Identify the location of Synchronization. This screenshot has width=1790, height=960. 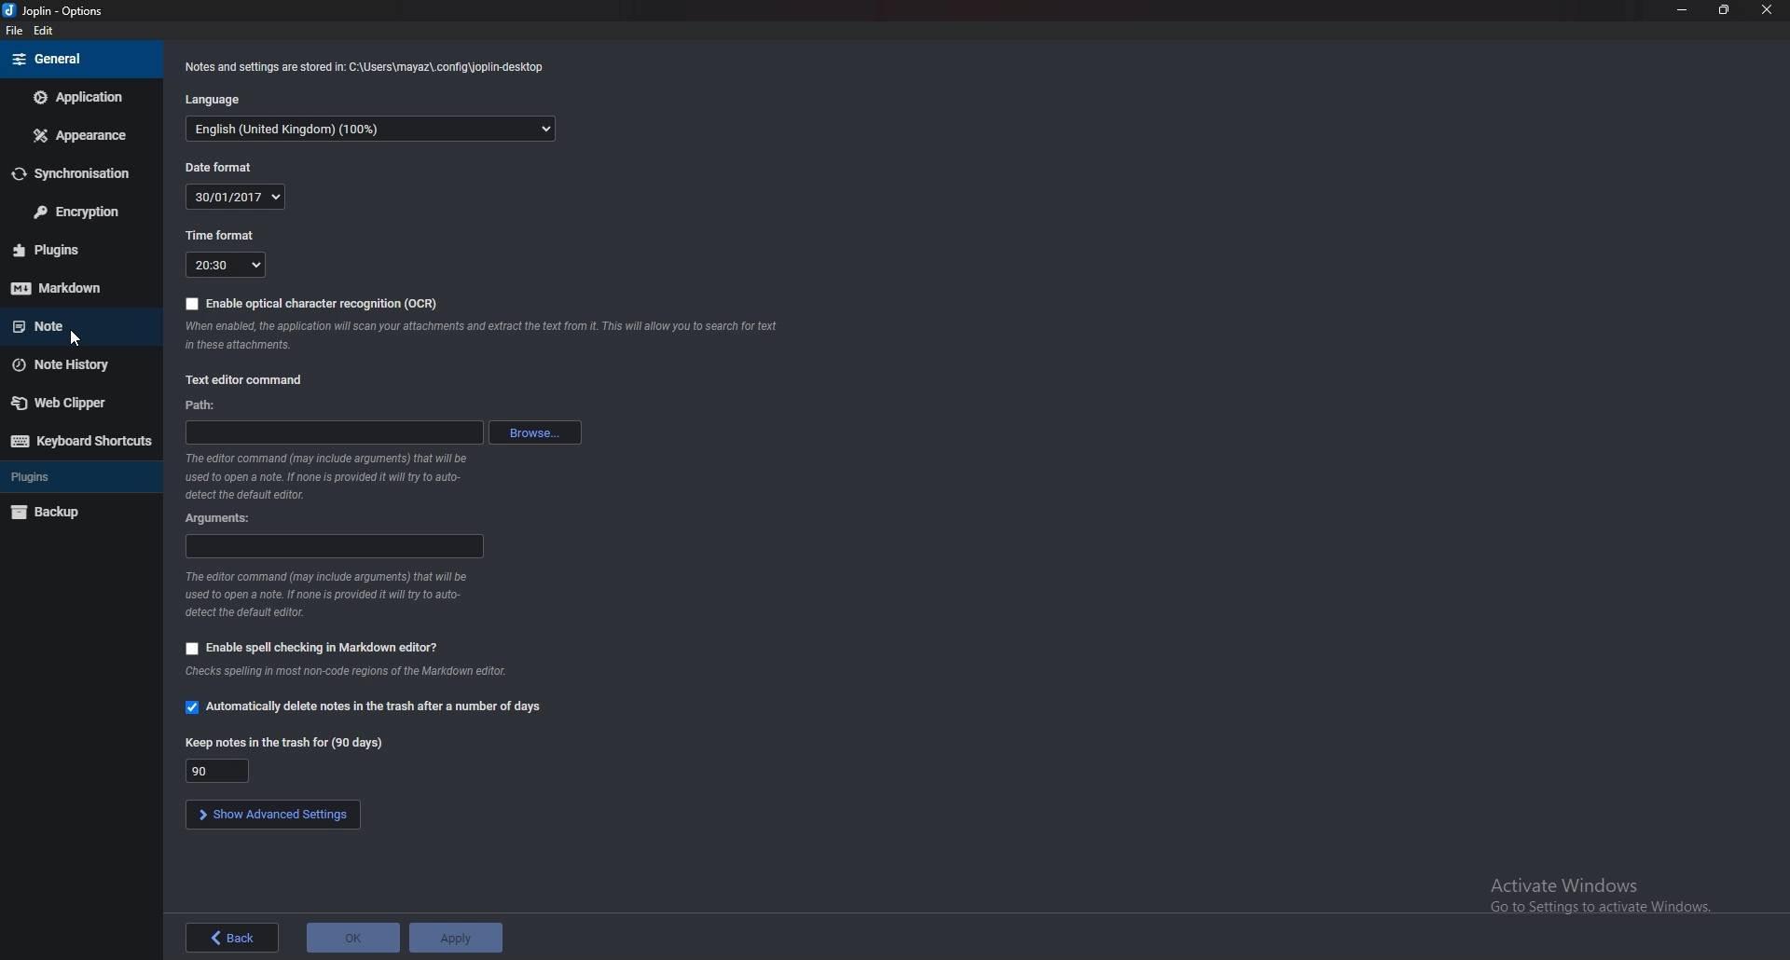
(76, 174).